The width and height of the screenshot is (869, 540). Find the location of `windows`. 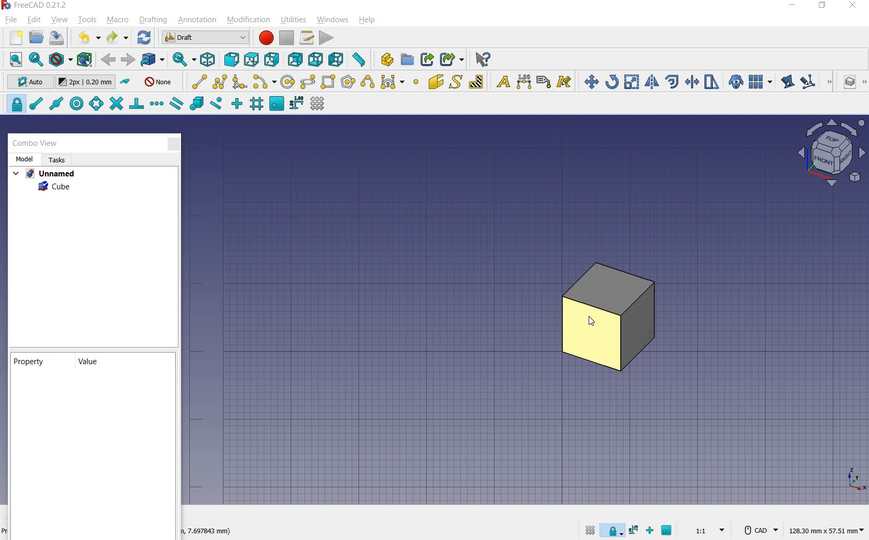

windows is located at coordinates (332, 20).